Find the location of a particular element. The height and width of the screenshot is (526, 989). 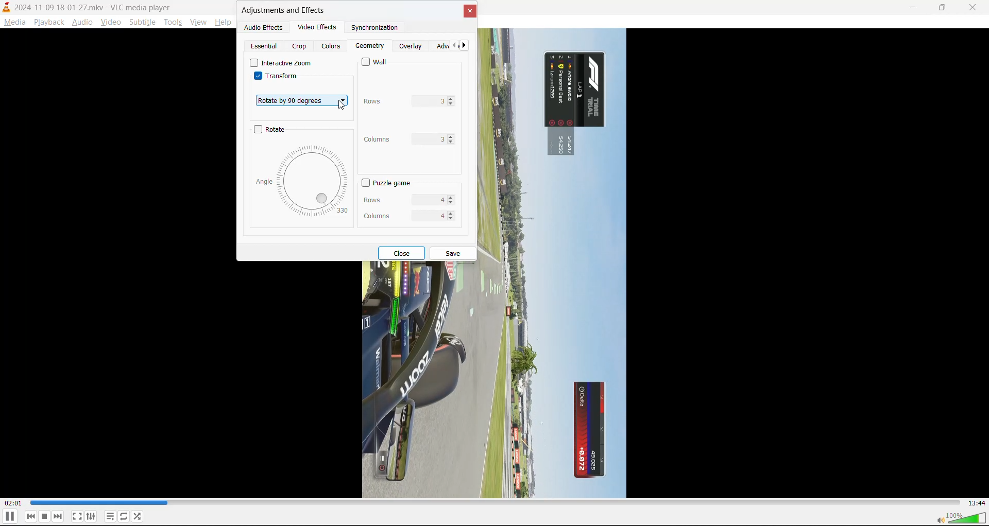

playlist is located at coordinates (110, 516).